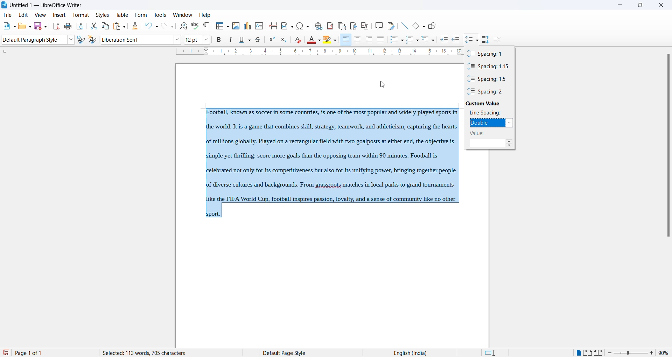 This screenshot has width=672, height=357. I want to click on insert special character, so click(302, 27).